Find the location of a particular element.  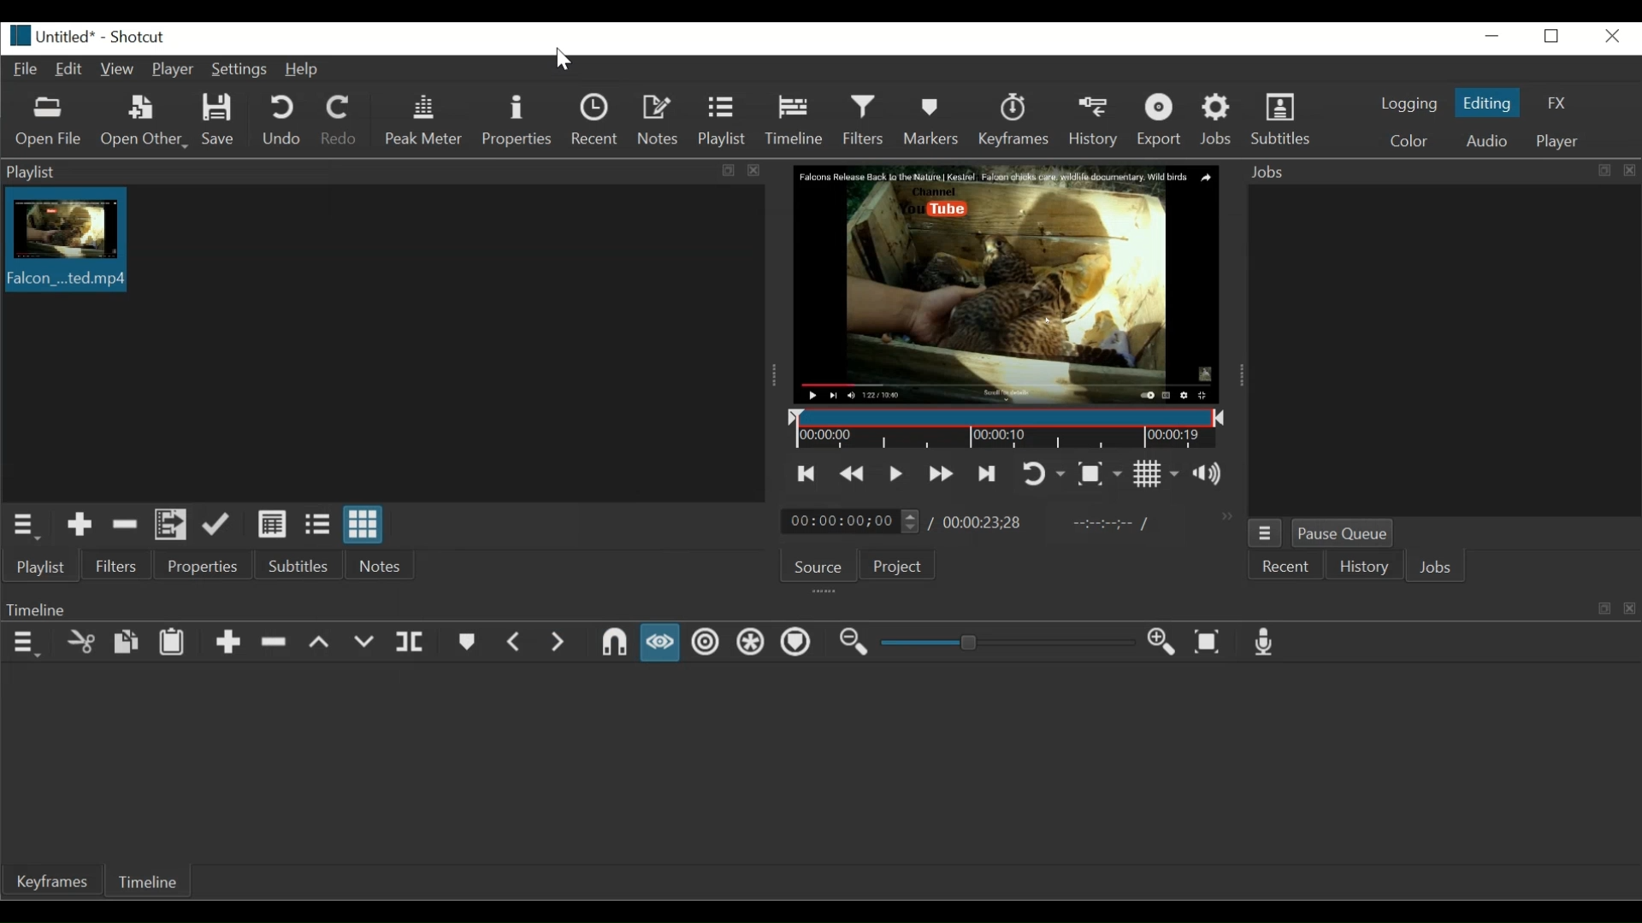

Toggle play or pause is located at coordinates (895, 472).